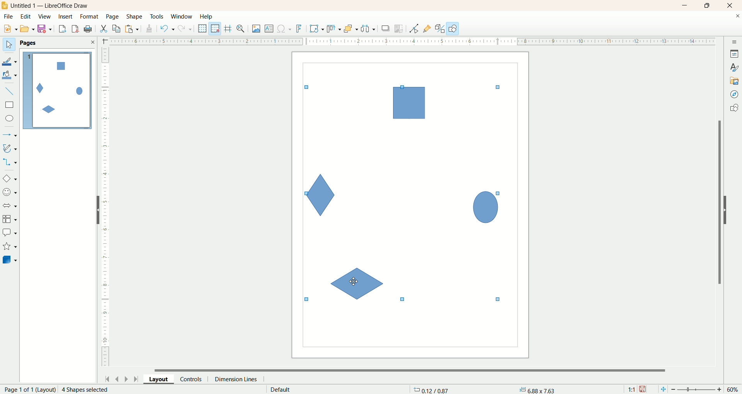 The image size is (742, 394). What do you see at coordinates (238, 379) in the screenshot?
I see `dimension lines` at bounding box center [238, 379].